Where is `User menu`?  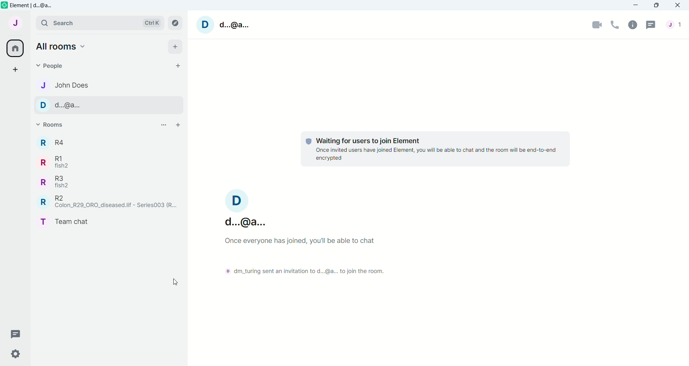
User menu is located at coordinates (16, 22).